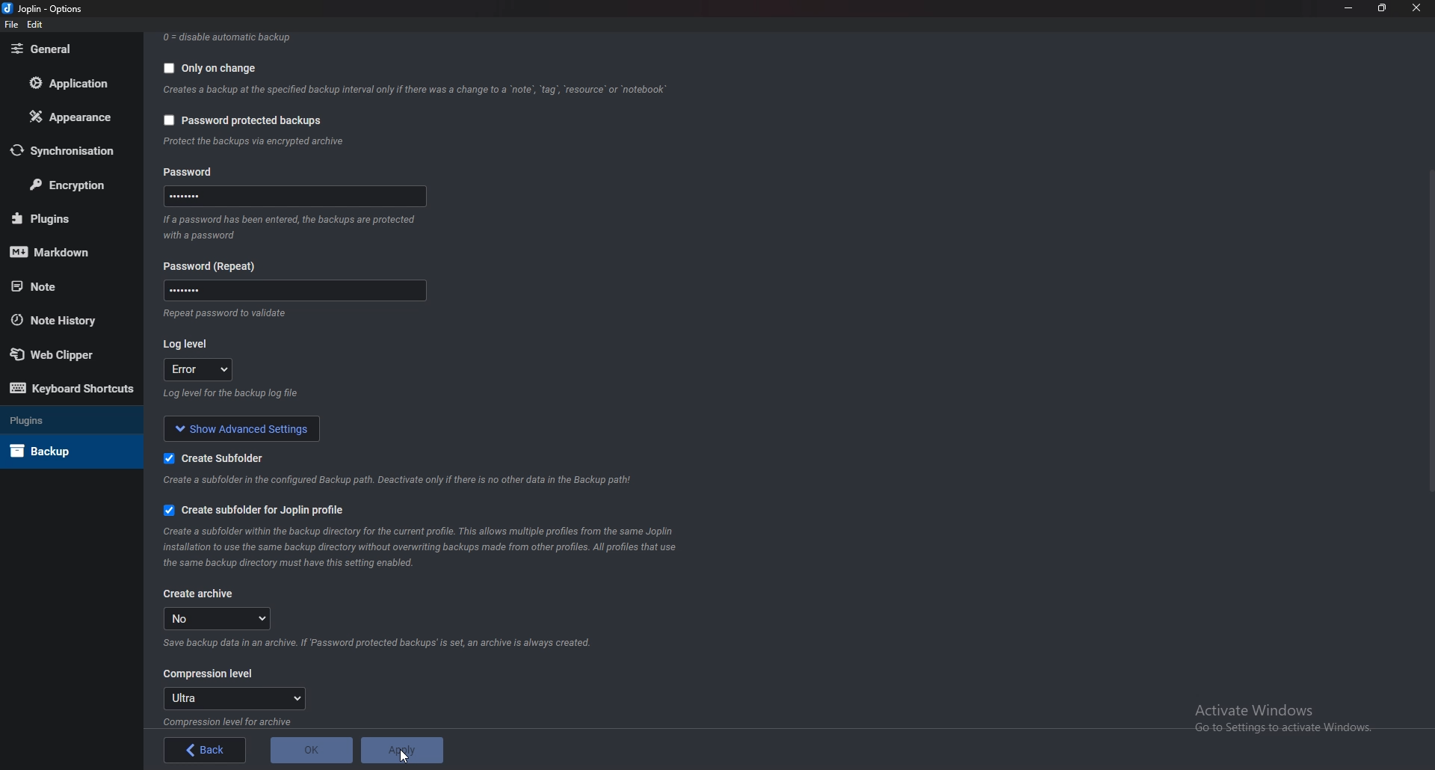  I want to click on Plugins, so click(60, 419).